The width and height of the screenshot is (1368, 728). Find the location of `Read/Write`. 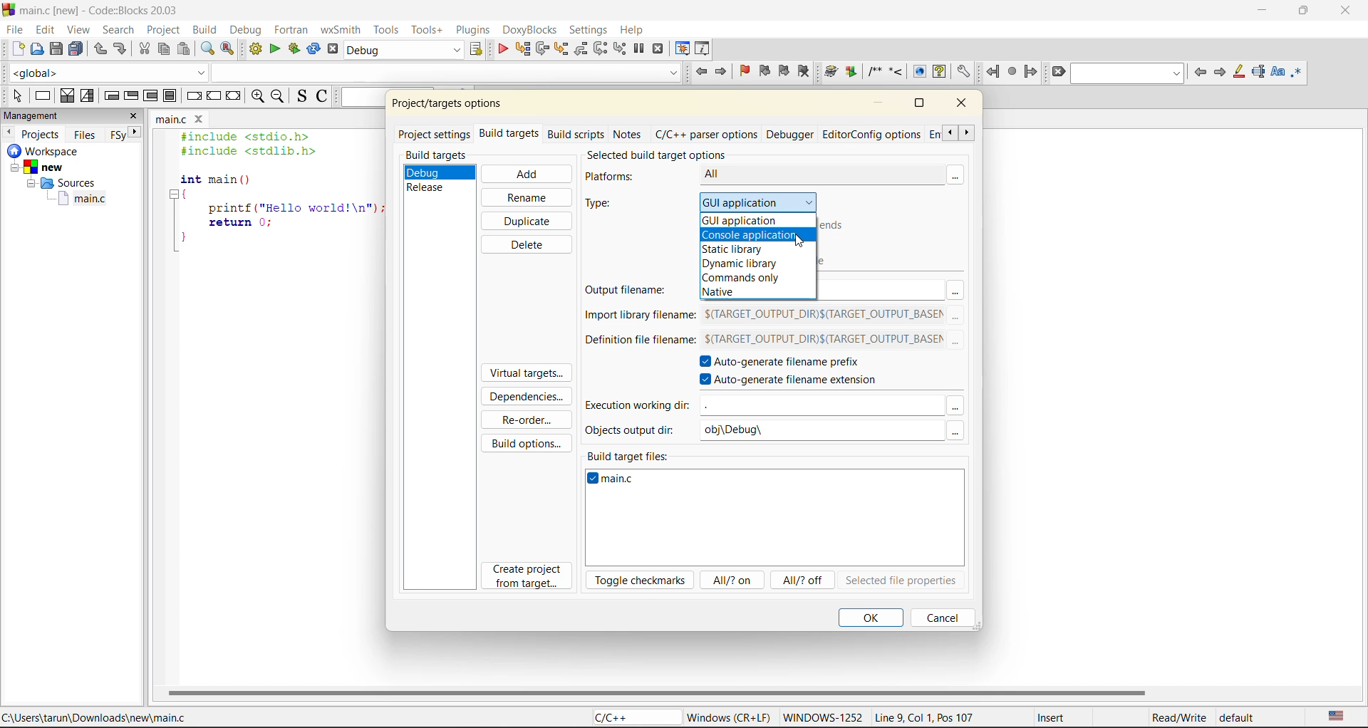

Read/Write is located at coordinates (1178, 718).